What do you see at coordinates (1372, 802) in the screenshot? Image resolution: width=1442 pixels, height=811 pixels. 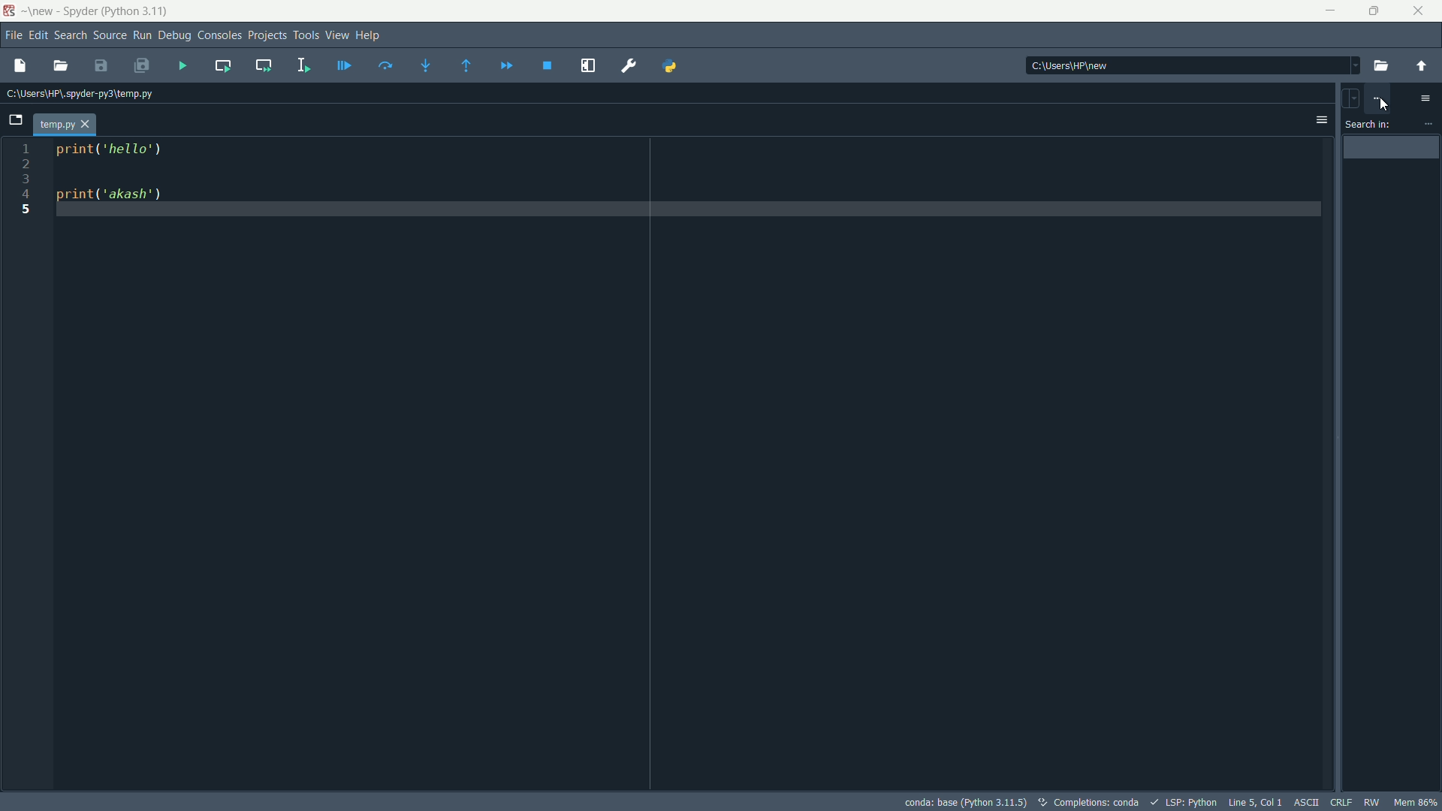 I see `RW` at bounding box center [1372, 802].